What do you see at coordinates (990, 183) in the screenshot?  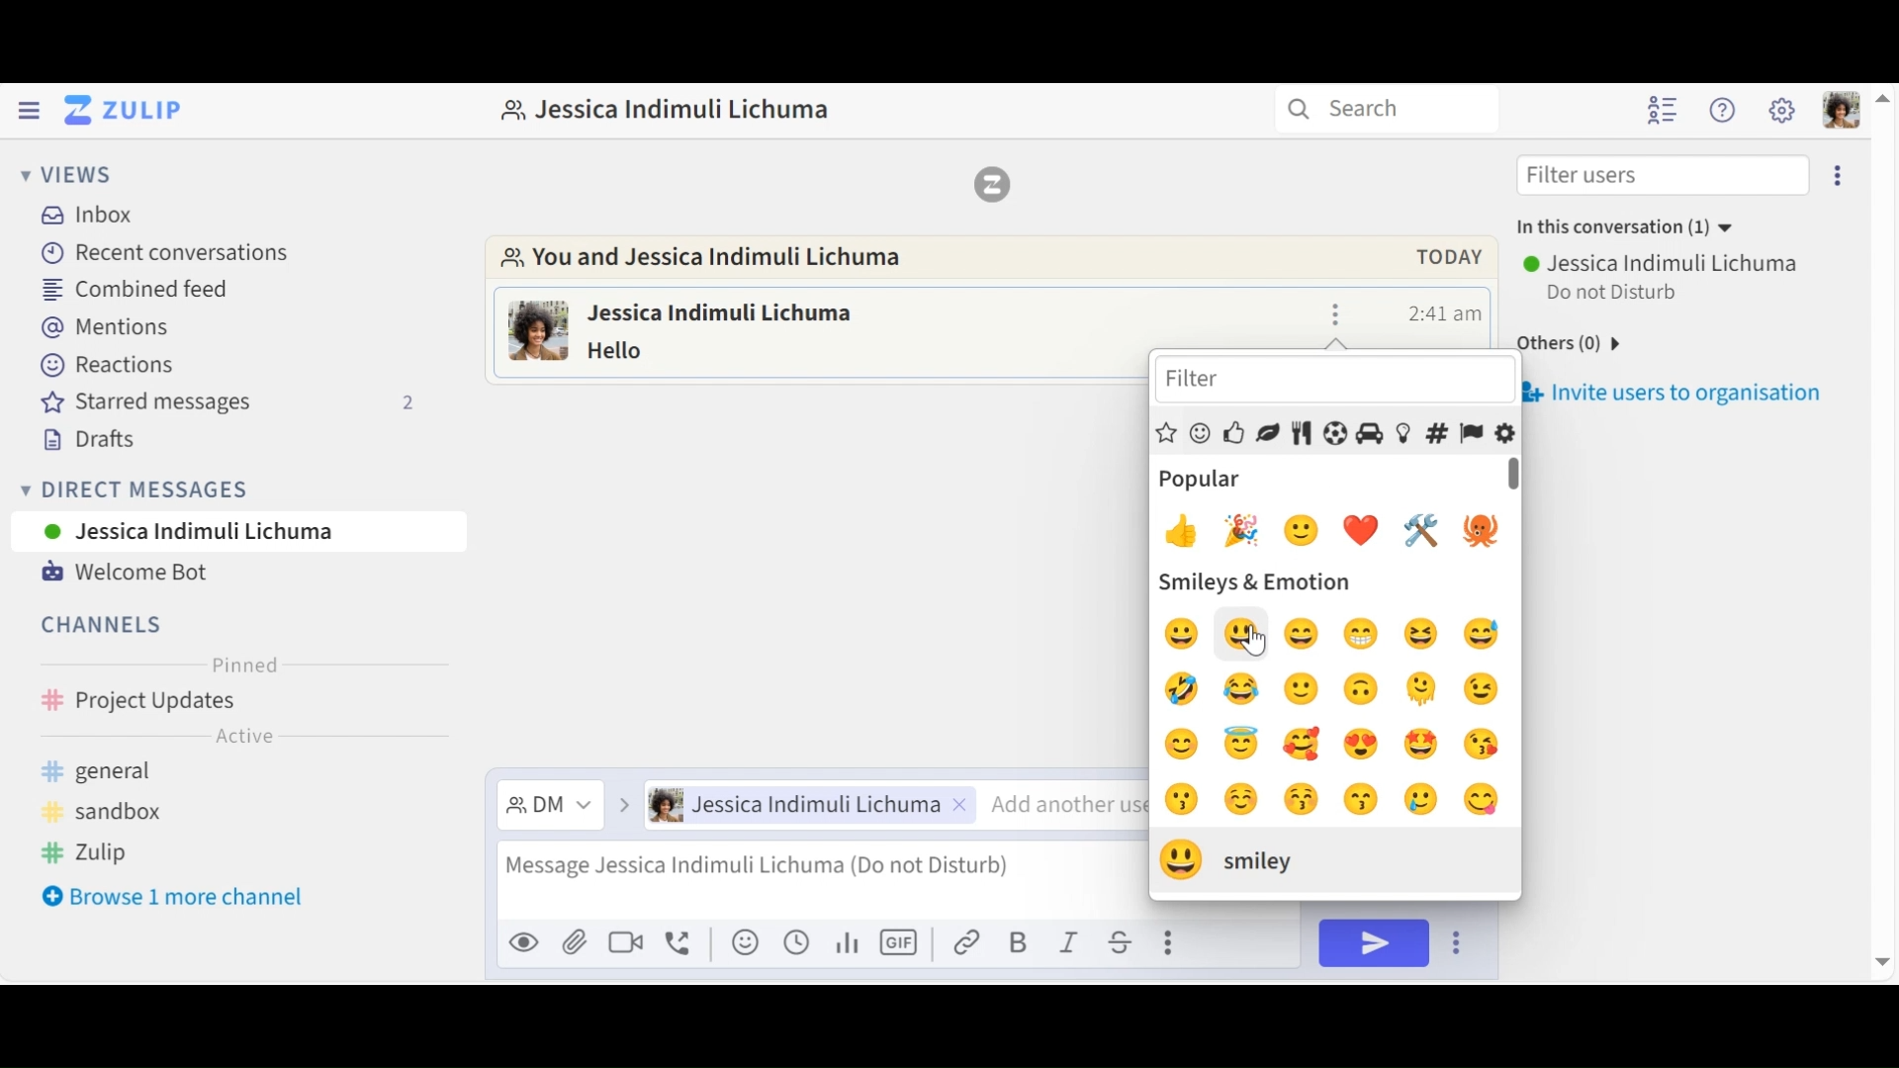 I see `Zulip` at bounding box center [990, 183].